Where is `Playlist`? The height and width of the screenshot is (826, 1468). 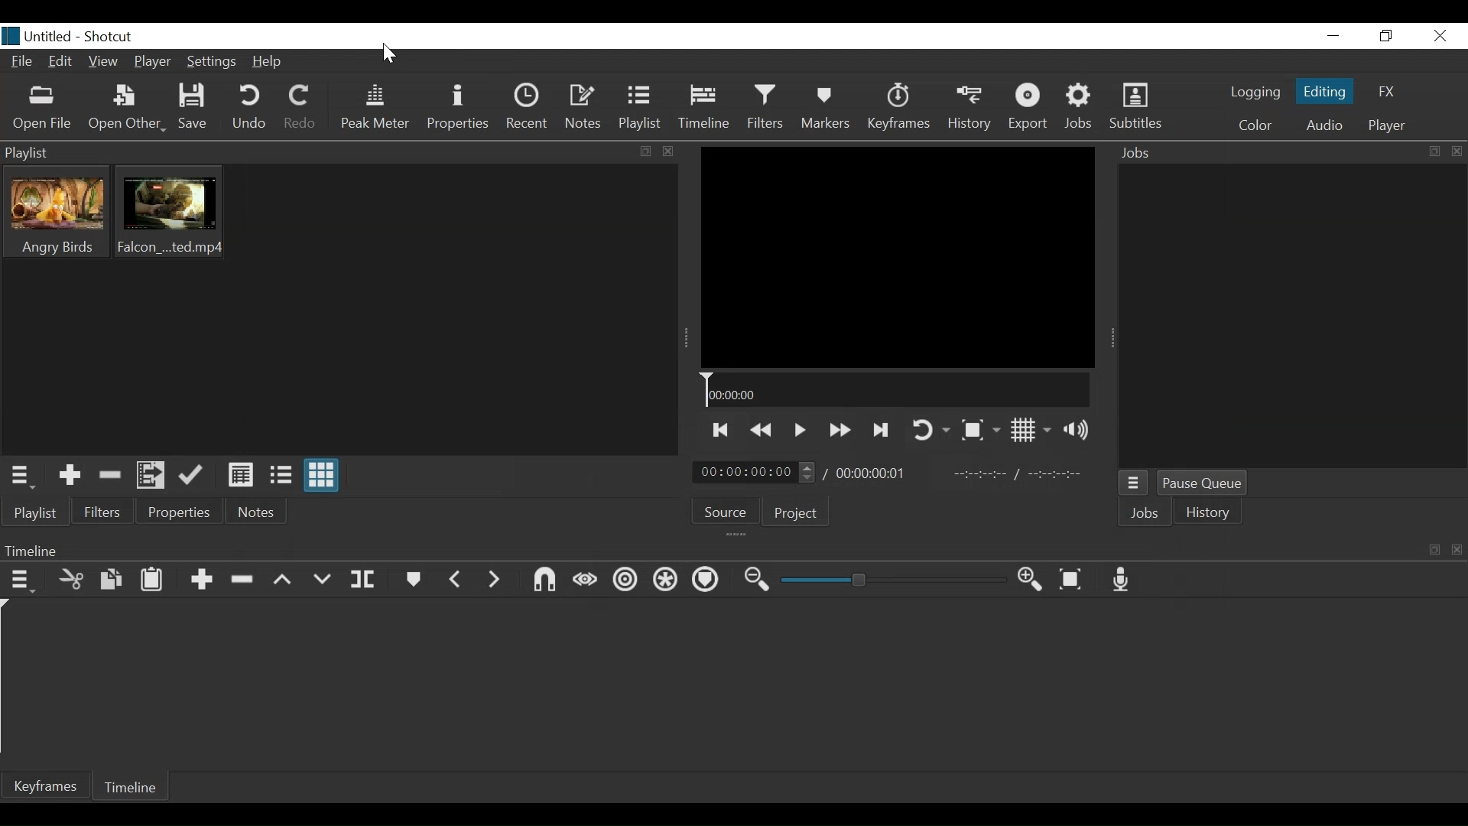 Playlist is located at coordinates (641, 107).